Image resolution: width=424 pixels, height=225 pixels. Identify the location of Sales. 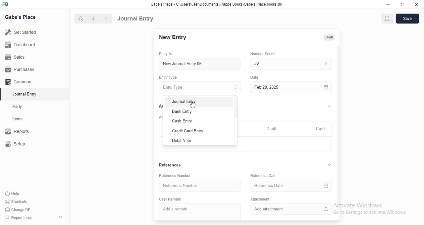
(21, 57).